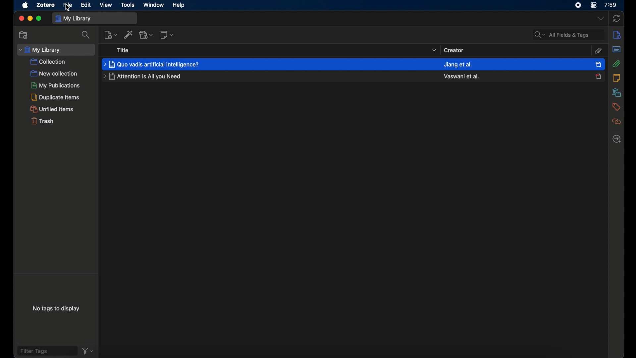  What do you see at coordinates (54, 74) in the screenshot?
I see `new collection` at bounding box center [54, 74].